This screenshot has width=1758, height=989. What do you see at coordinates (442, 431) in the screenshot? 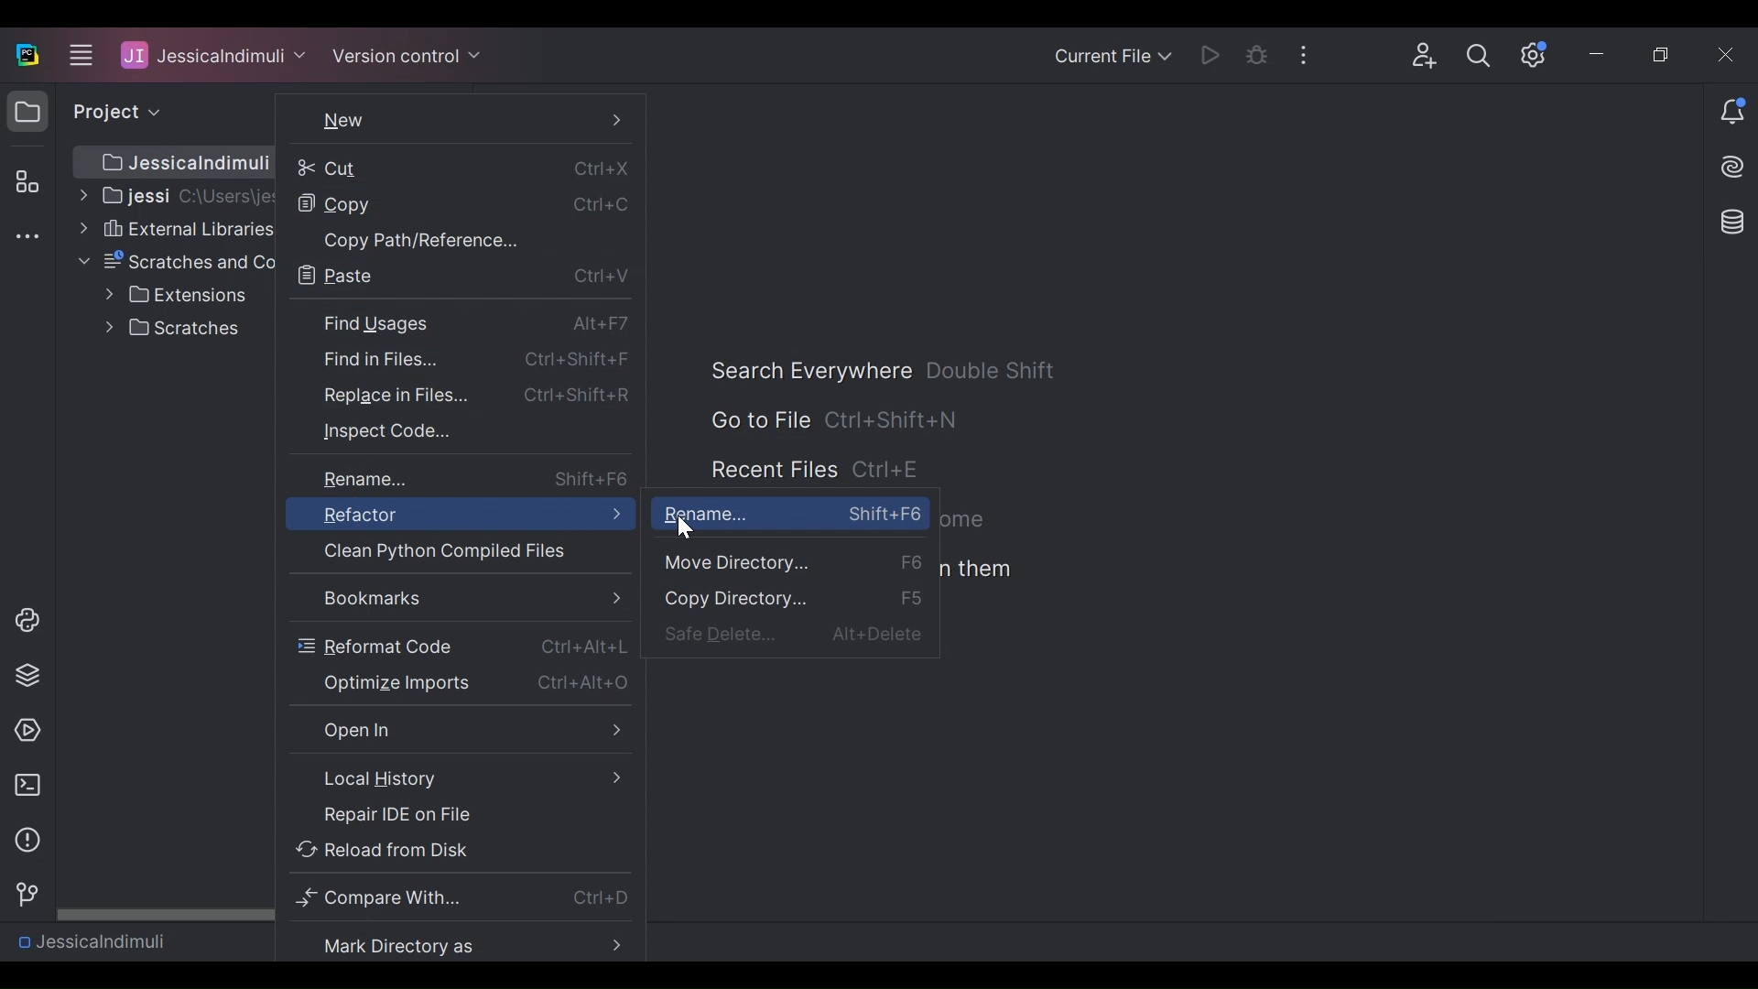
I see `Inspect Code` at bounding box center [442, 431].